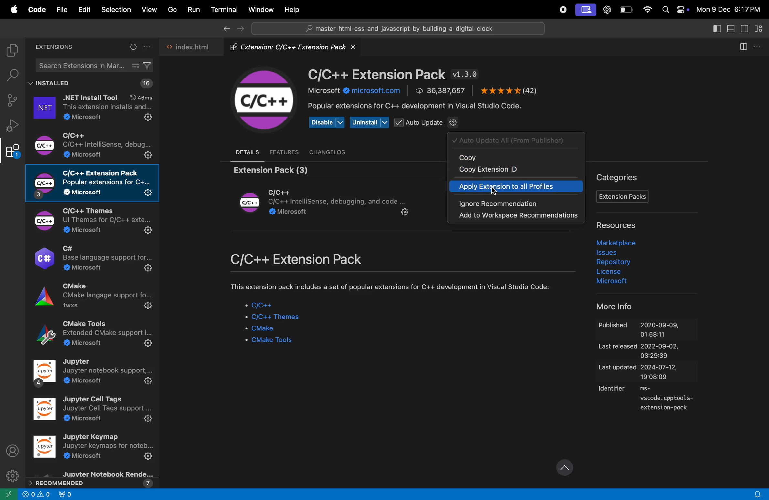  Describe the element at coordinates (620, 178) in the screenshot. I see `Categories` at that location.